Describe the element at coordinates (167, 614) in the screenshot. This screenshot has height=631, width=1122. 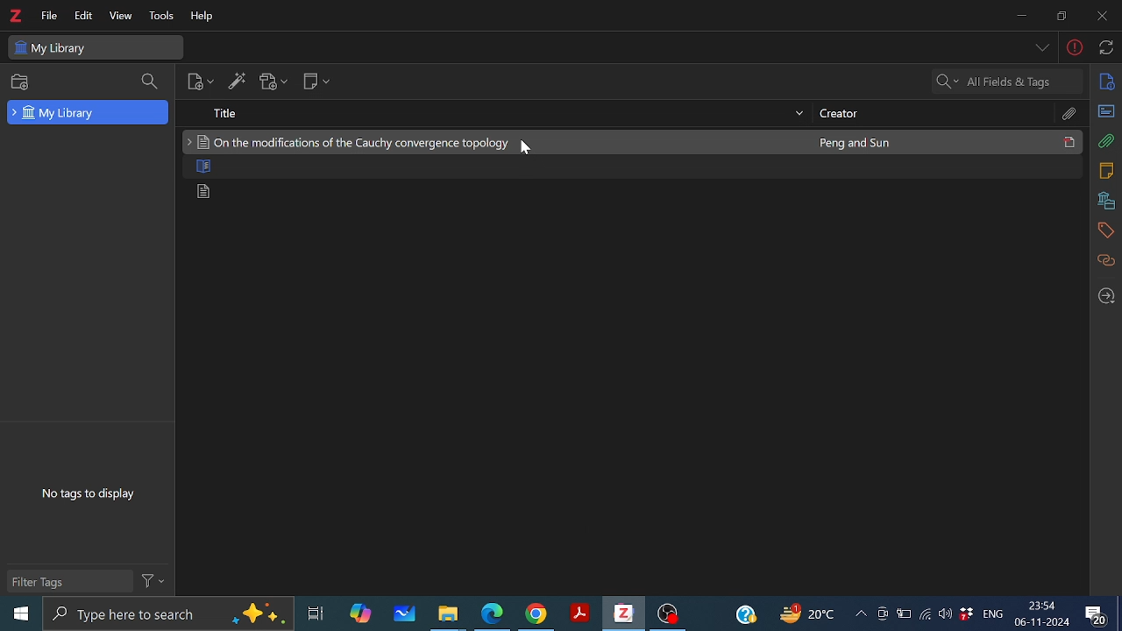
I see `Type here to serach` at that location.